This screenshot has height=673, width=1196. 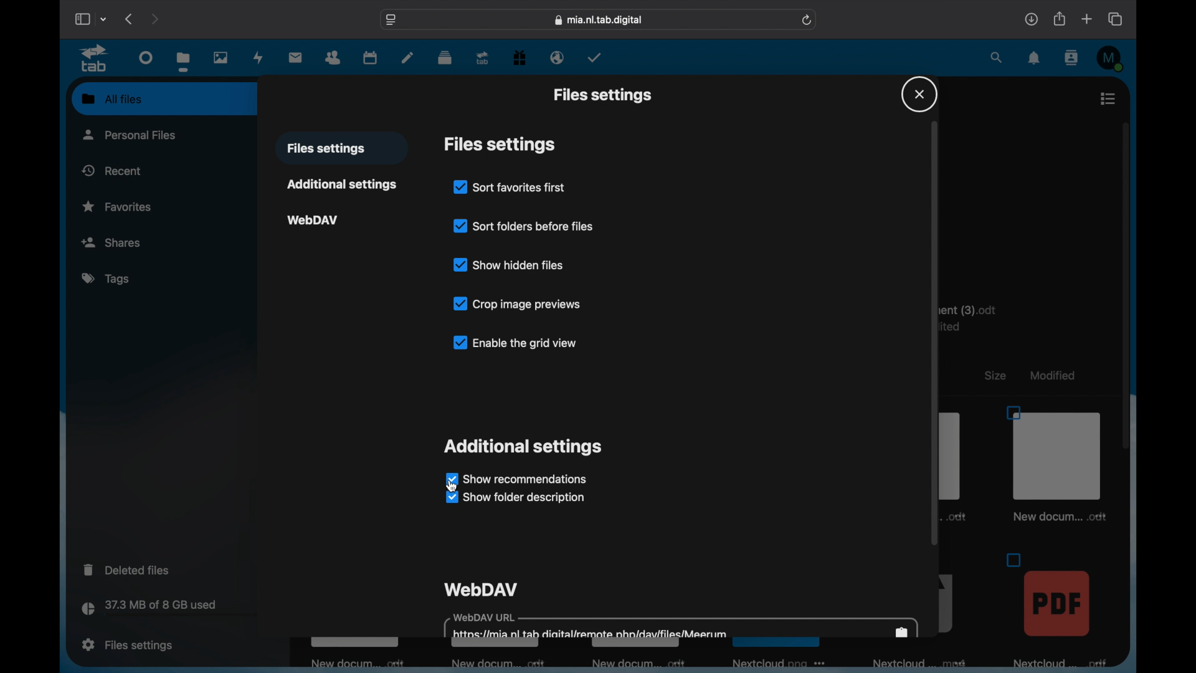 What do you see at coordinates (333, 58) in the screenshot?
I see `contacts` at bounding box center [333, 58].